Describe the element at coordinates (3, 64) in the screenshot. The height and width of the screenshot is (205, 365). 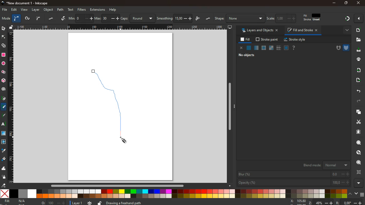
I see `circle` at that location.